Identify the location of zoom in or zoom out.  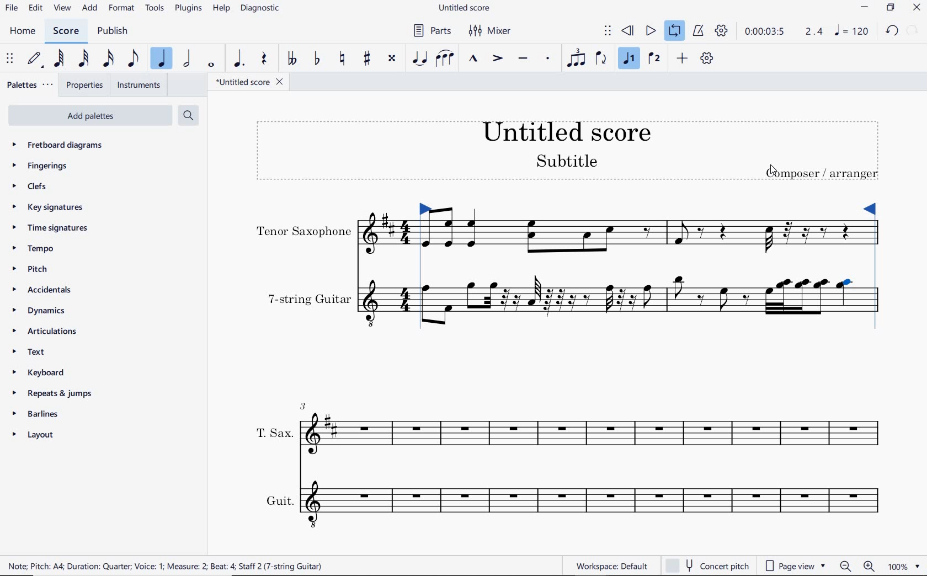
(854, 567).